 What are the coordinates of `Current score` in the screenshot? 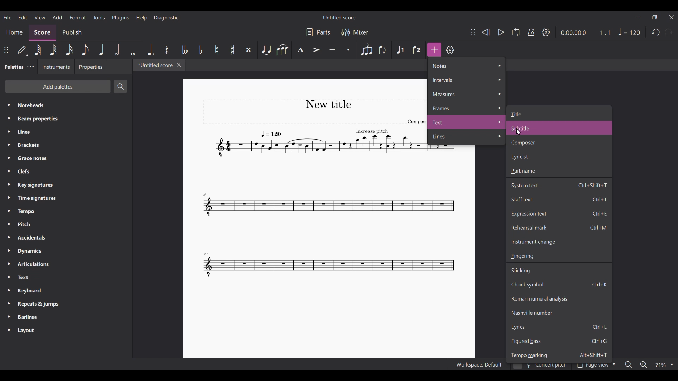 It's located at (314, 192).